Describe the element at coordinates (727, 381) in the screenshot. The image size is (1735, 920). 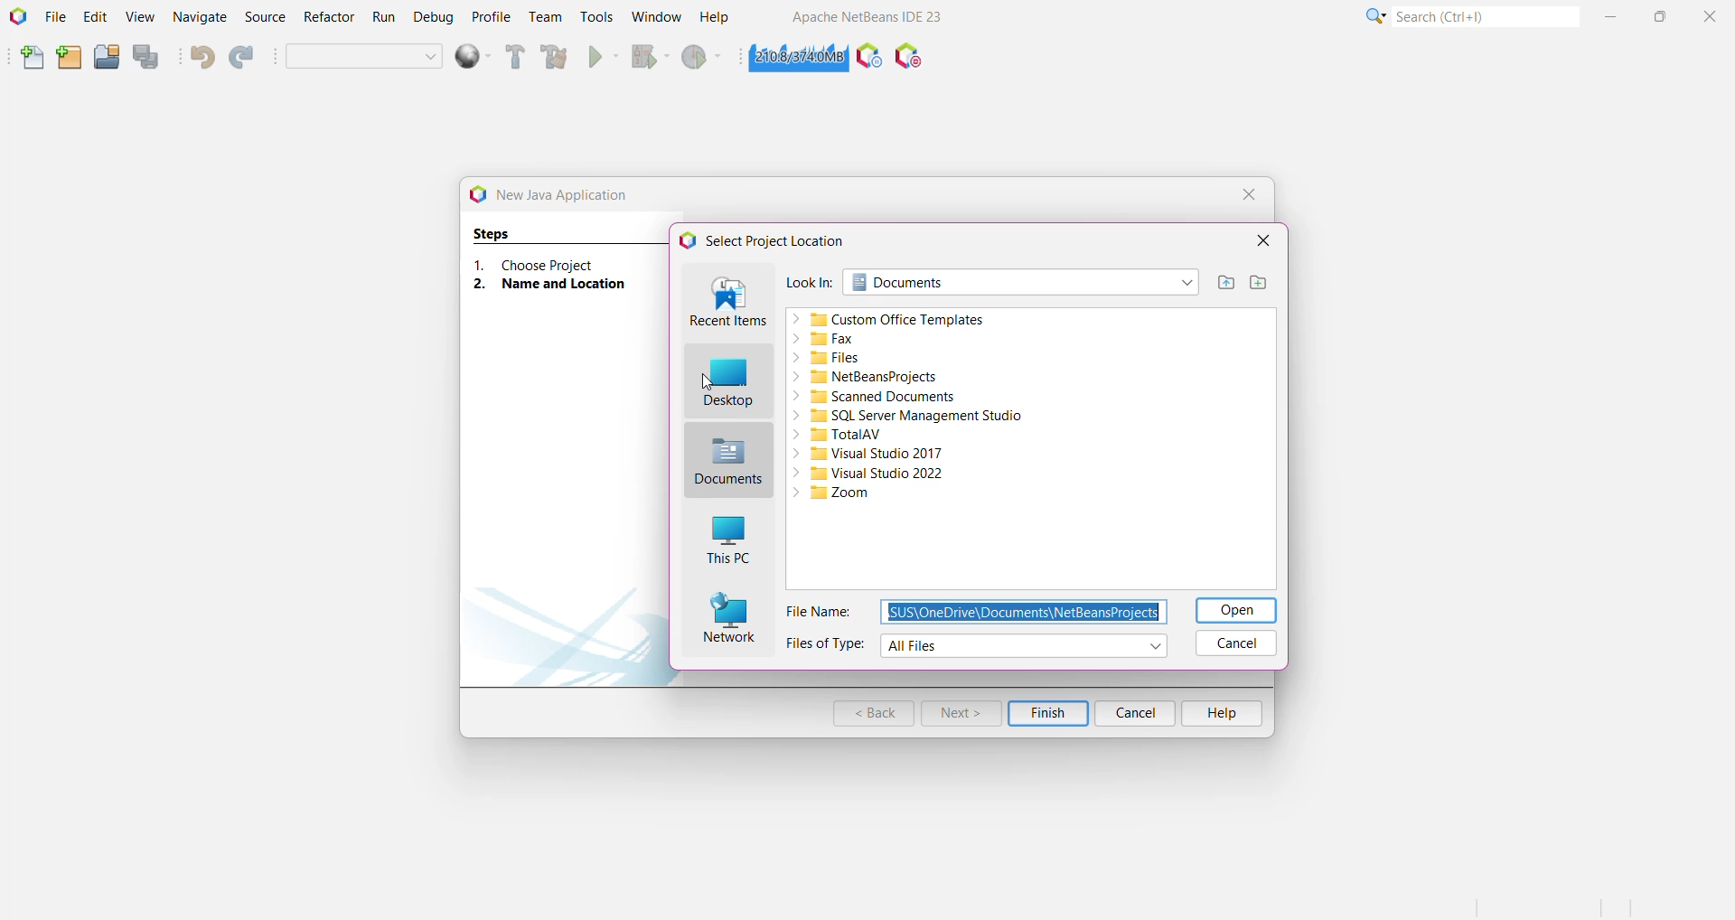
I see `Desktop` at that location.